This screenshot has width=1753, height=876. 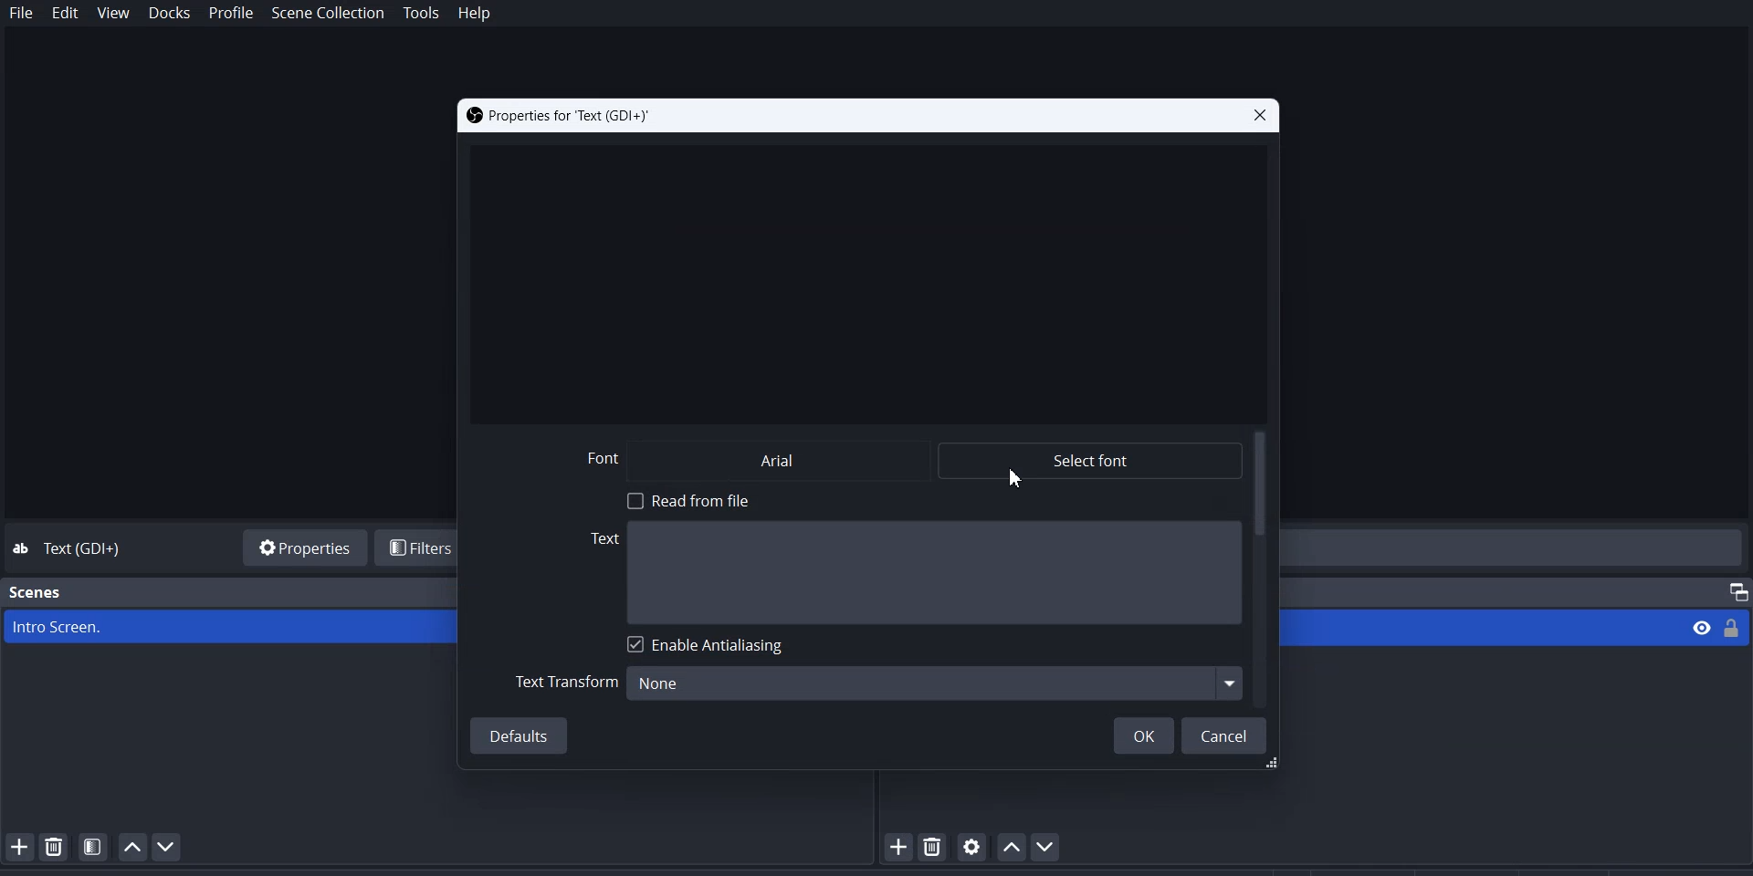 I want to click on Read From file, so click(x=699, y=499).